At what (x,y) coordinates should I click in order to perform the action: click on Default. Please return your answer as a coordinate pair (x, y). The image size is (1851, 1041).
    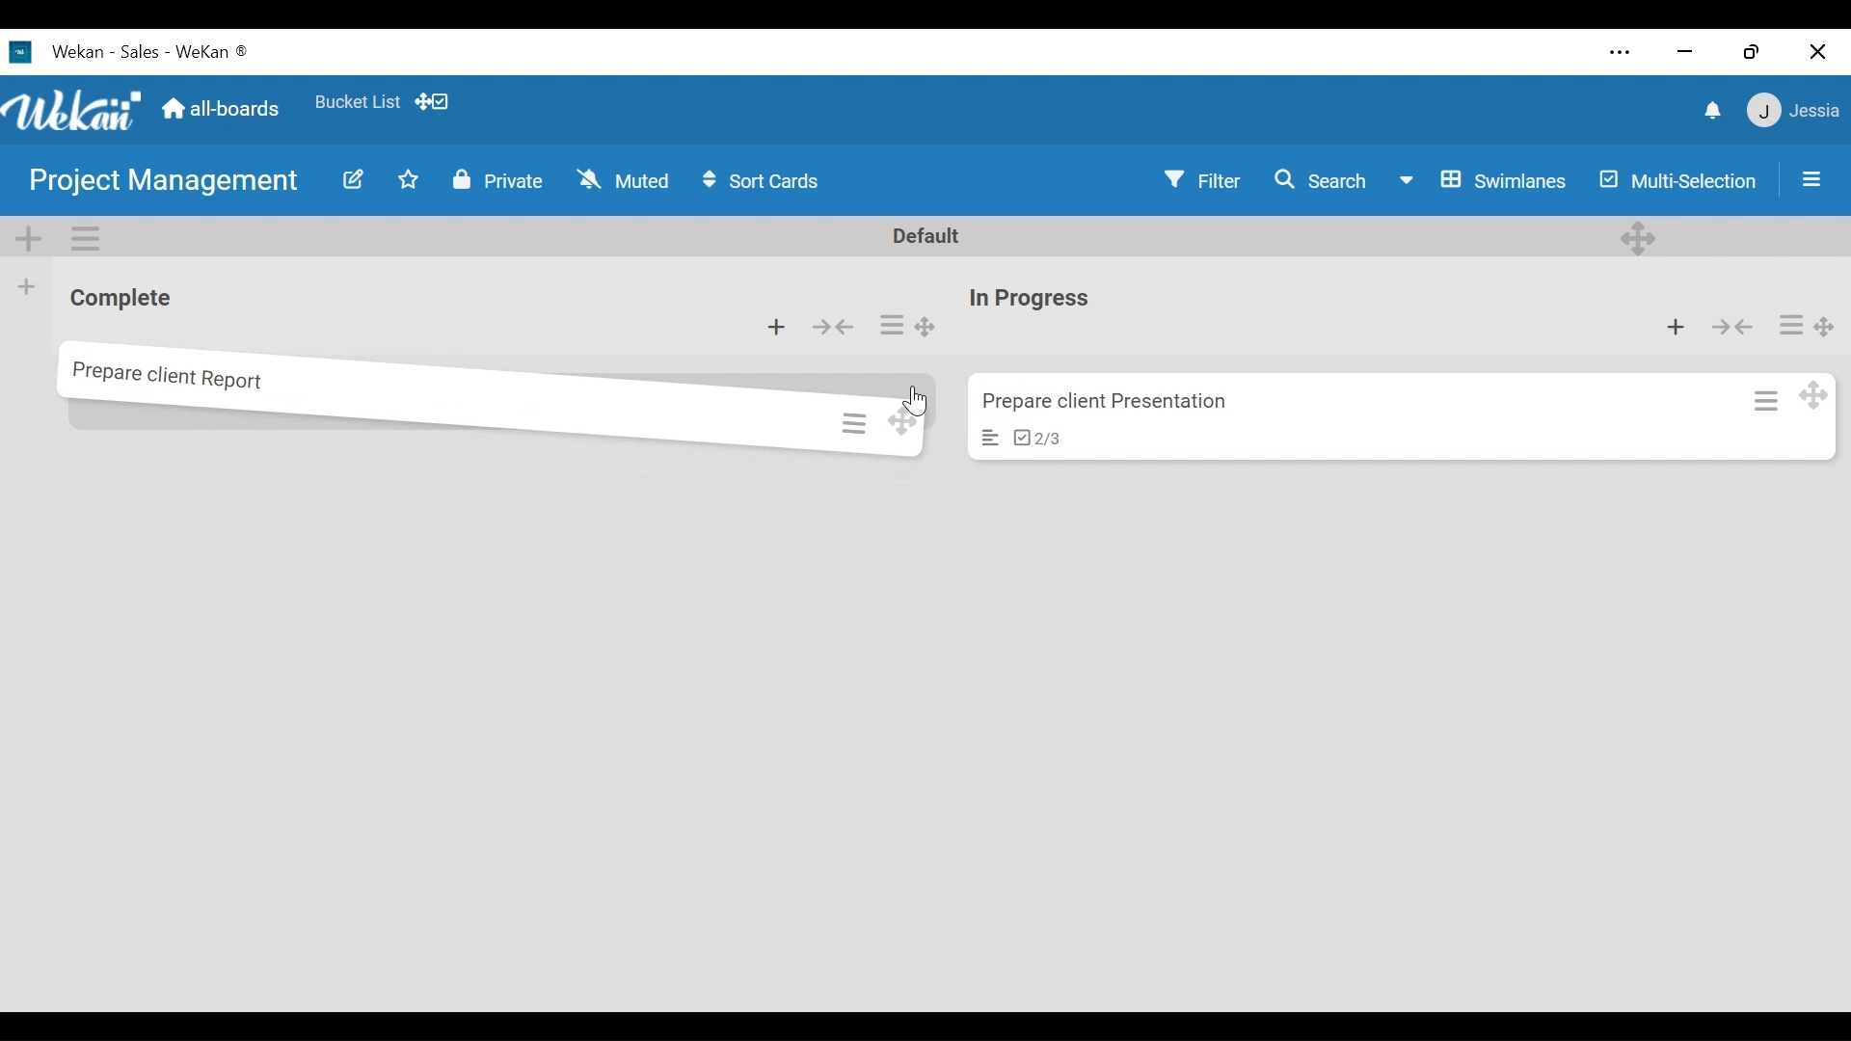
    Looking at the image, I should click on (929, 236).